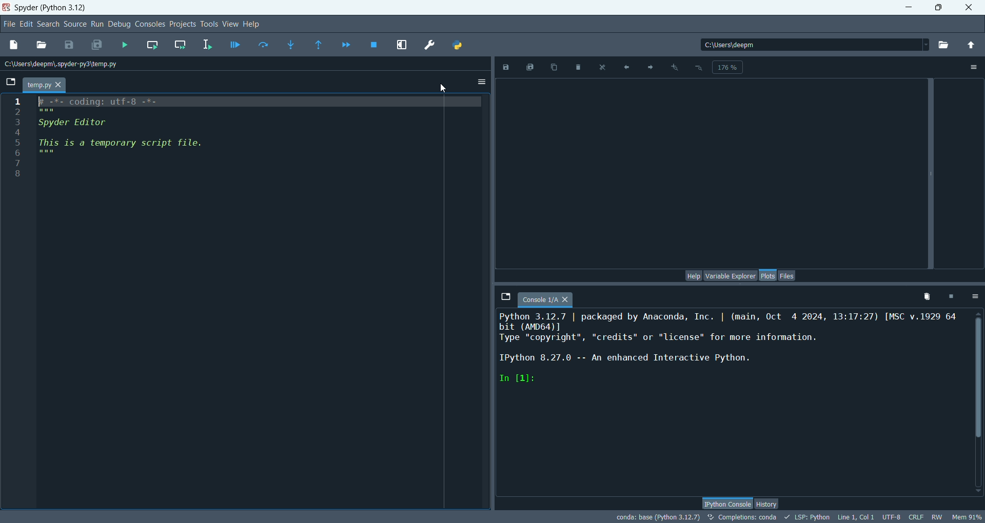 This screenshot has width=985, height=523. What do you see at coordinates (975, 68) in the screenshot?
I see `options` at bounding box center [975, 68].